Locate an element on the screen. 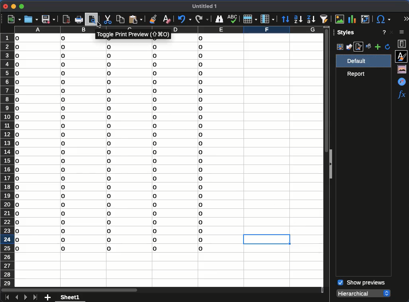 This screenshot has height=302, width=409. close is located at coordinates (391, 32).